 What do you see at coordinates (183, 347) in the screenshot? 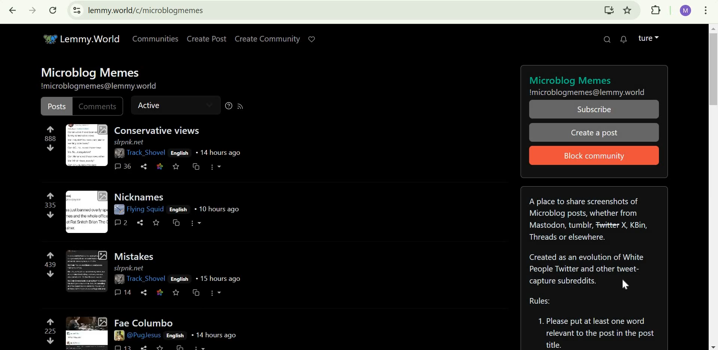
I see `copy` at bounding box center [183, 347].